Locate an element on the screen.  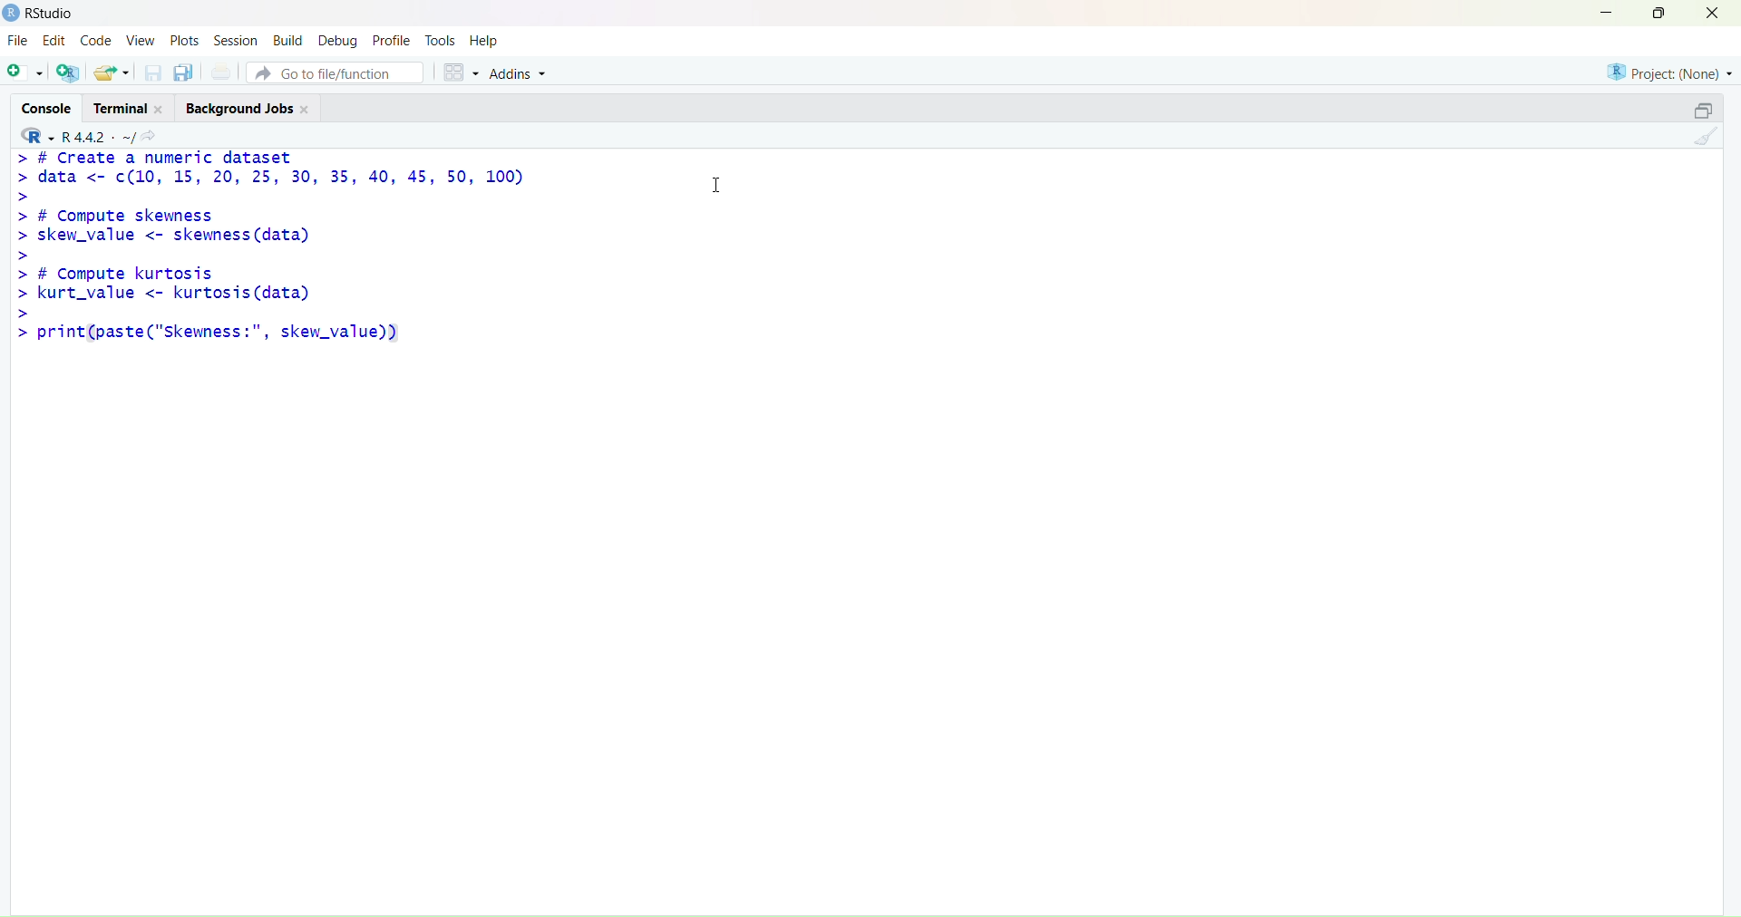
View is located at coordinates (139, 42).